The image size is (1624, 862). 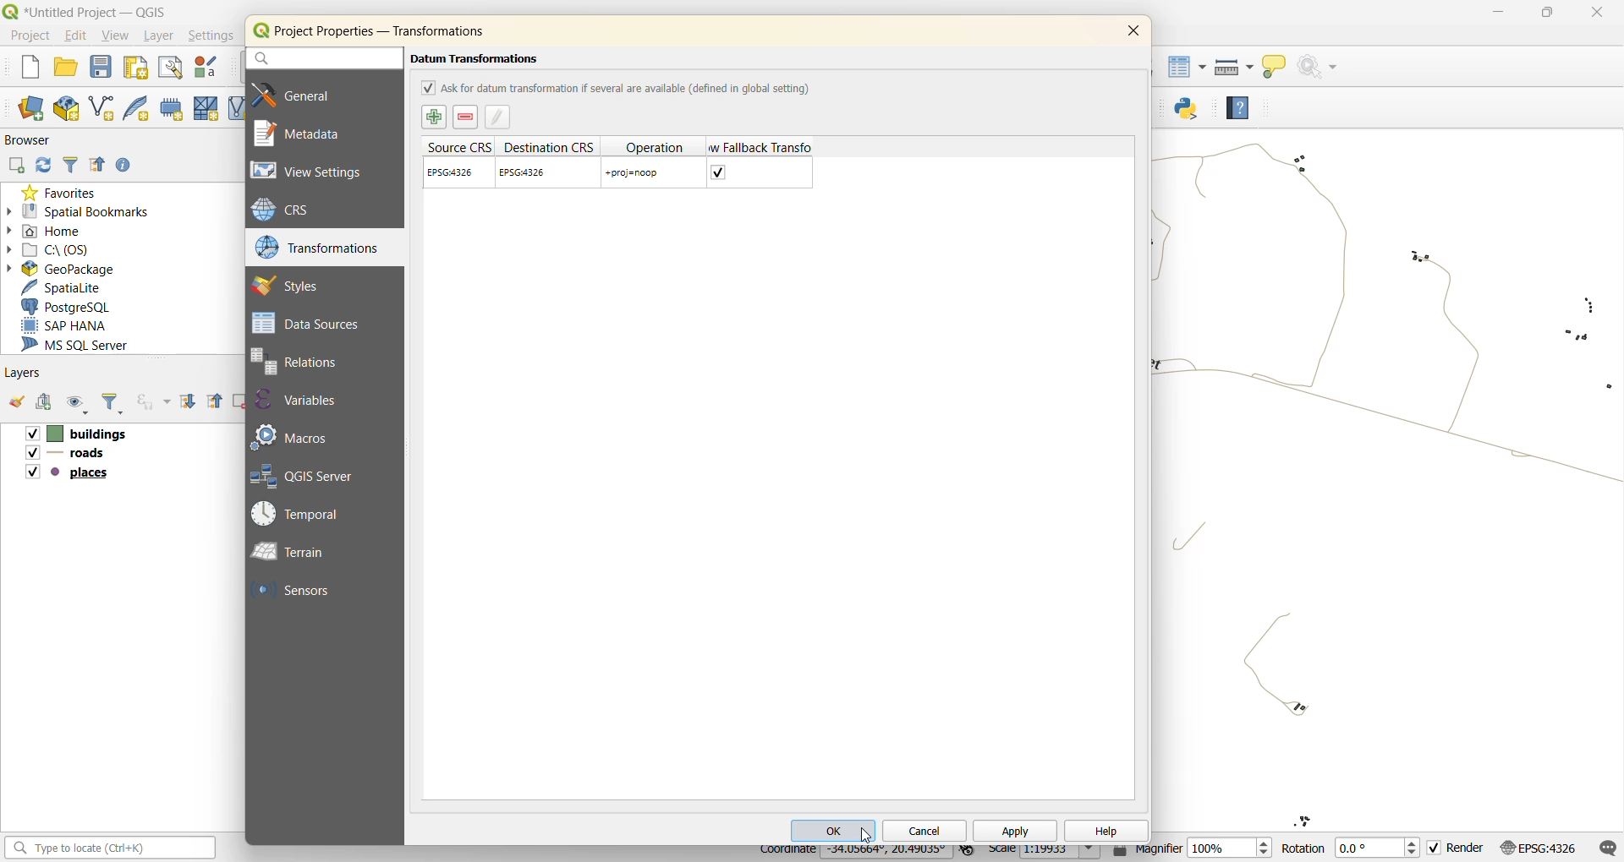 I want to click on browser, so click(x=34, y=143).